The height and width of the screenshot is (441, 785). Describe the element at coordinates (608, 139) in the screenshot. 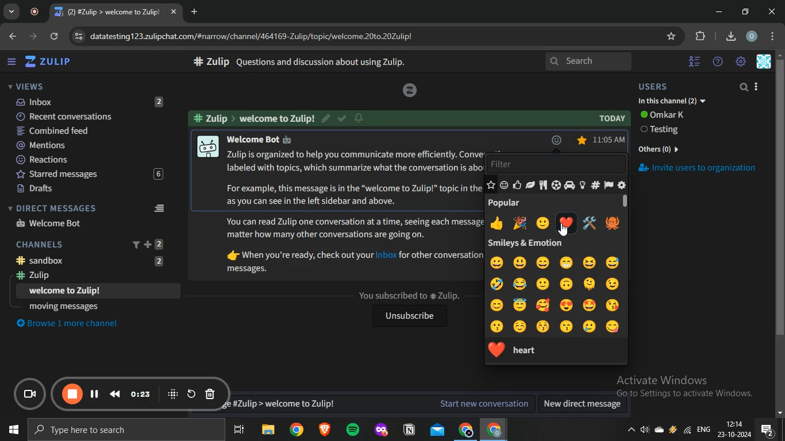

I see `time` at that location.